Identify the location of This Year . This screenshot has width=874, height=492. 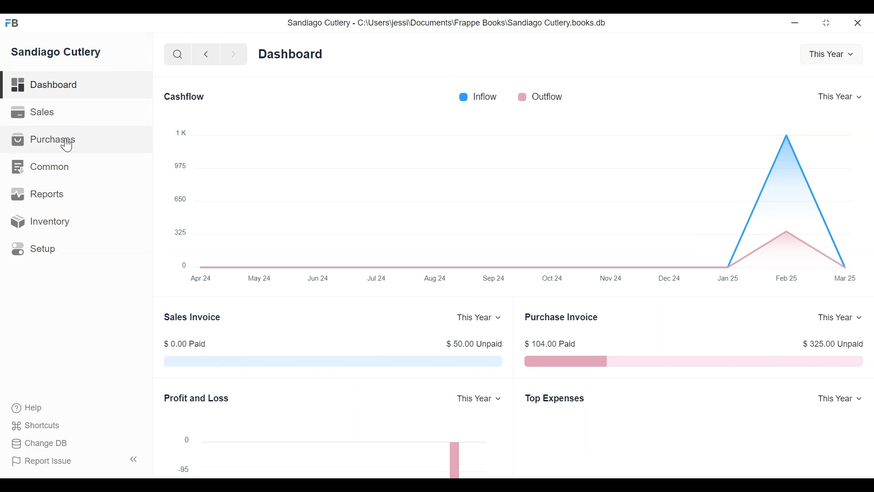
(479, 397).